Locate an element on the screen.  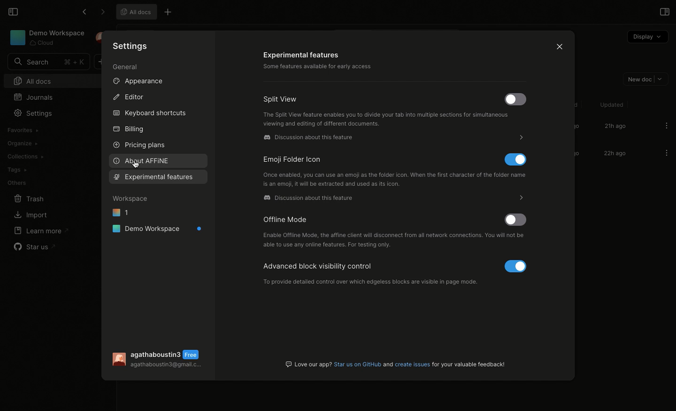
Offline Mode Toggle is located at coordinates (518, 221).